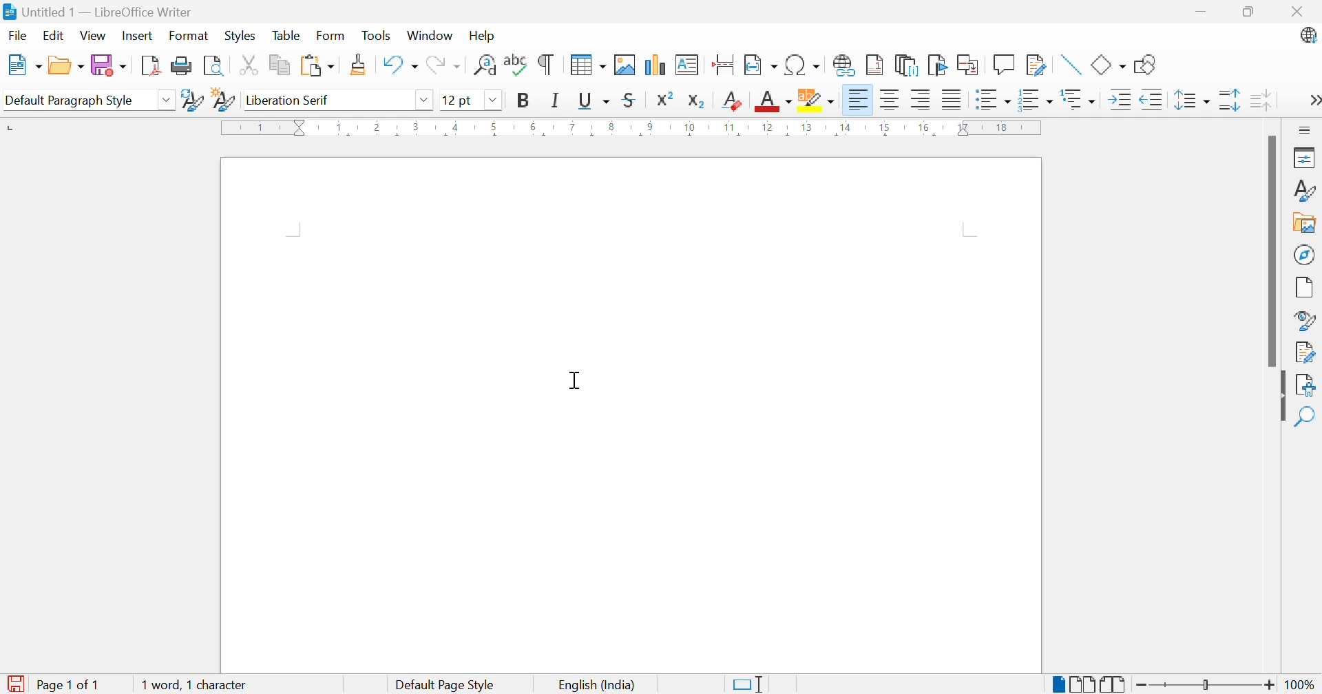 The image size is (1322, 694). What do you see at coordinates (330, 35) in the screenshot?
I see `Form` at bounding box center [330, 35].